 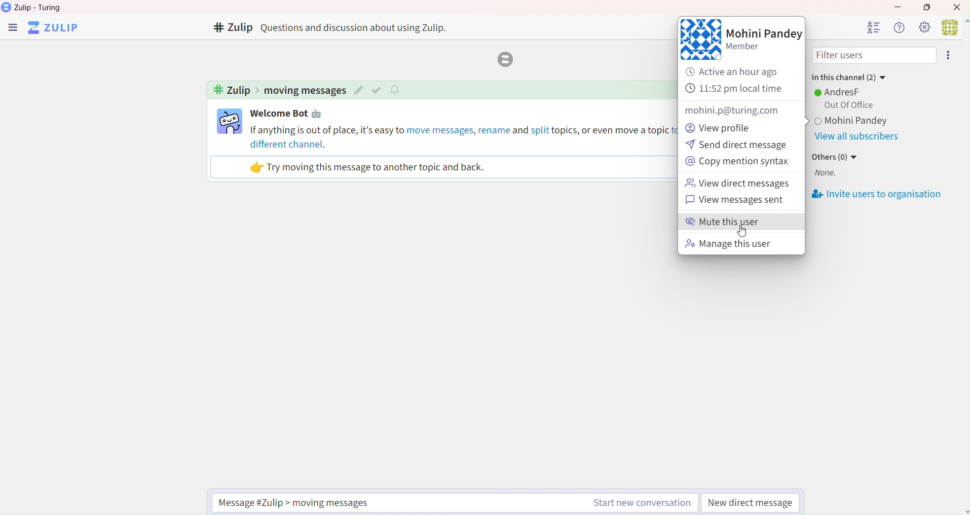 What do you see at coordinates (738, 185) in the screenshot?
I see `view direct messages` at bounding box center [738, 185].